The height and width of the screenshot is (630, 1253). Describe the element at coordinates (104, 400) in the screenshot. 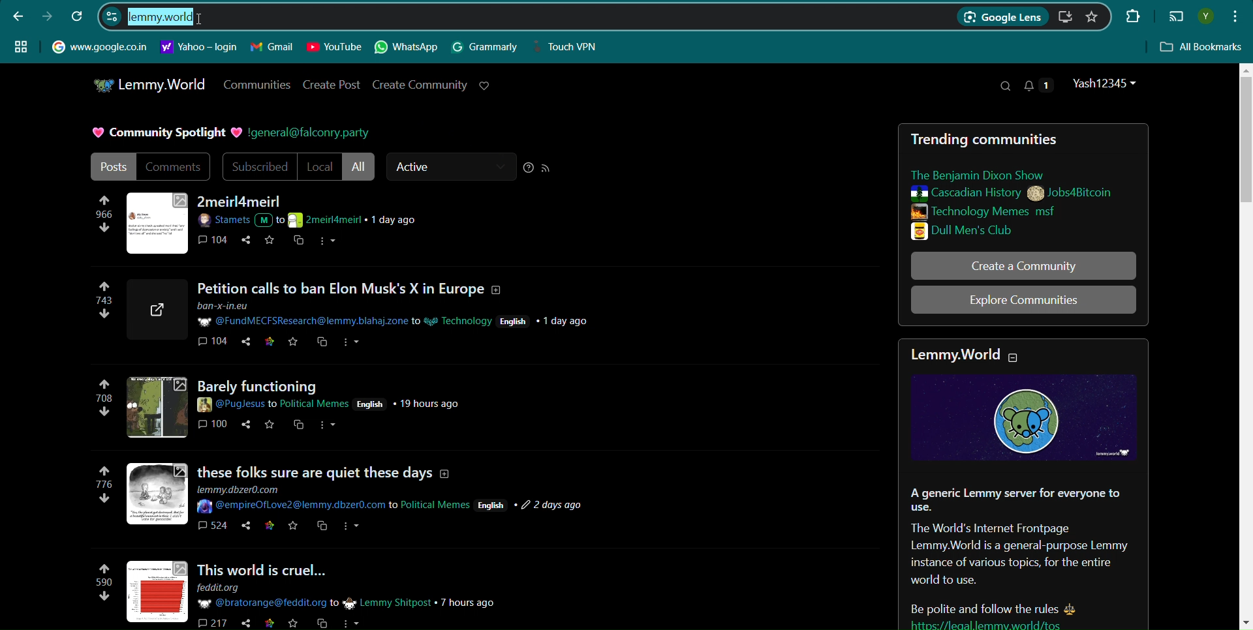

I see `708` at that location.